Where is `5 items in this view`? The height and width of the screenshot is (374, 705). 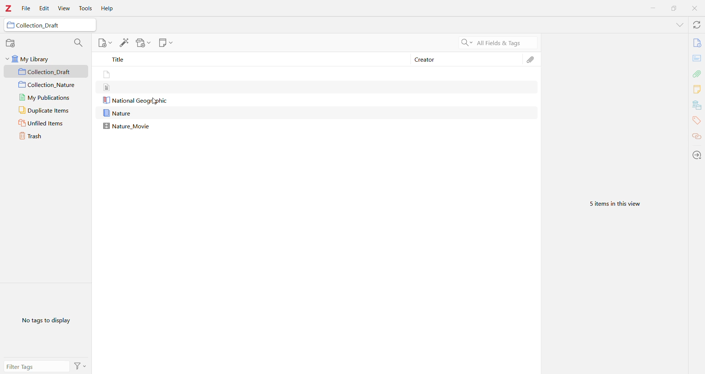
5 items in this view is located at coordinates (614, 204).